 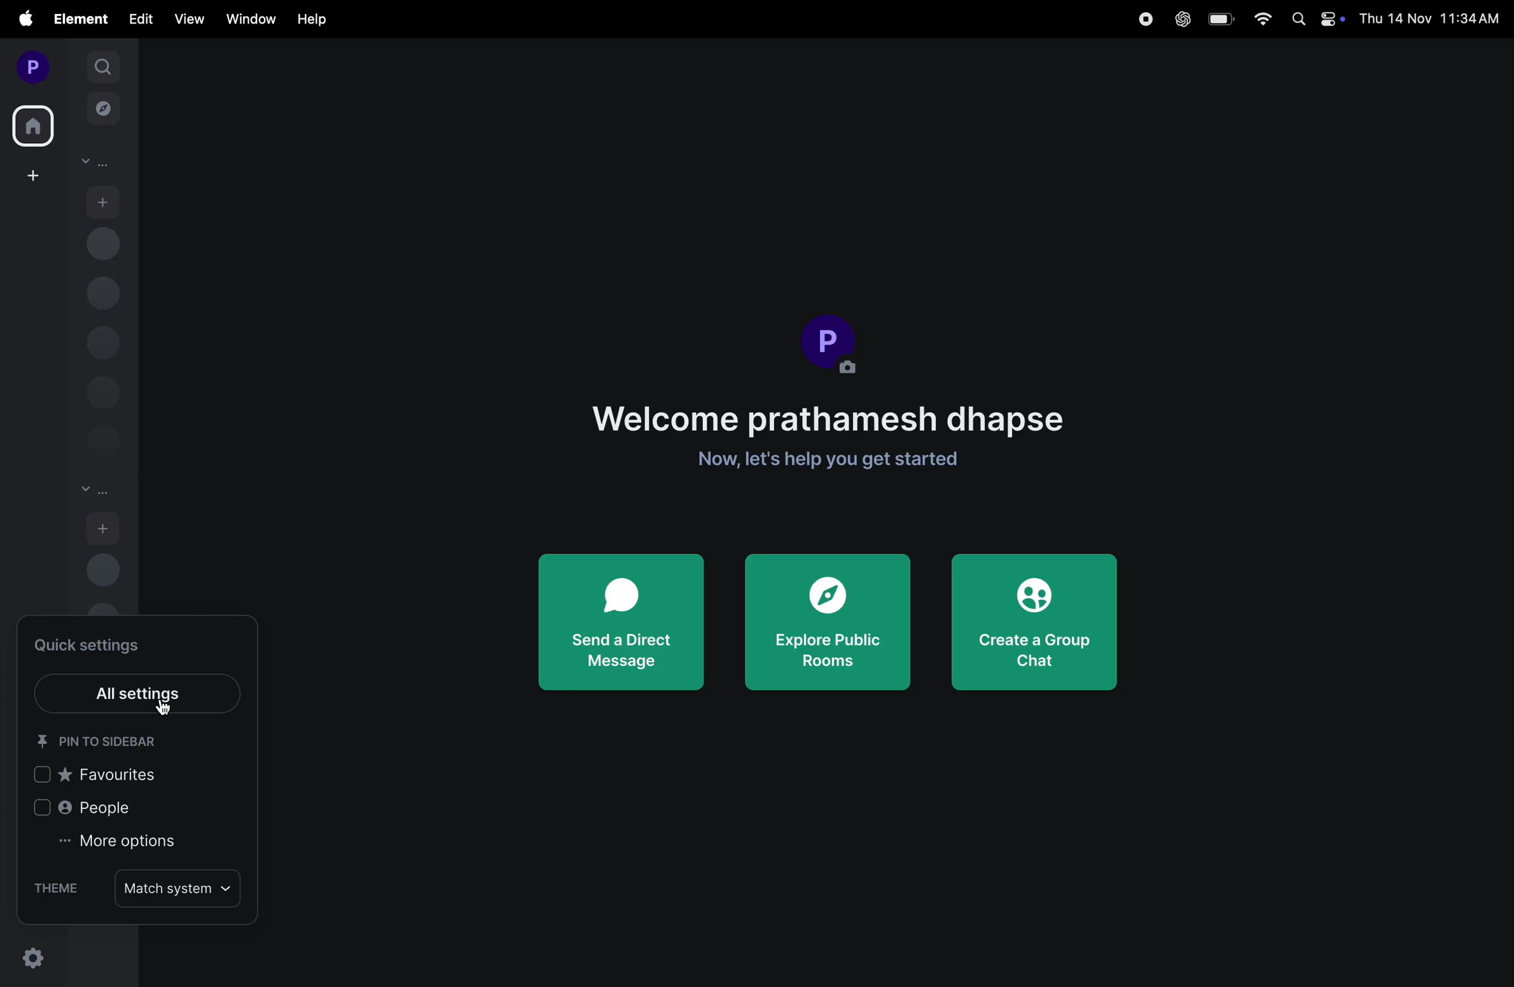 I want to click on cursor, so click(x=163, y=707).